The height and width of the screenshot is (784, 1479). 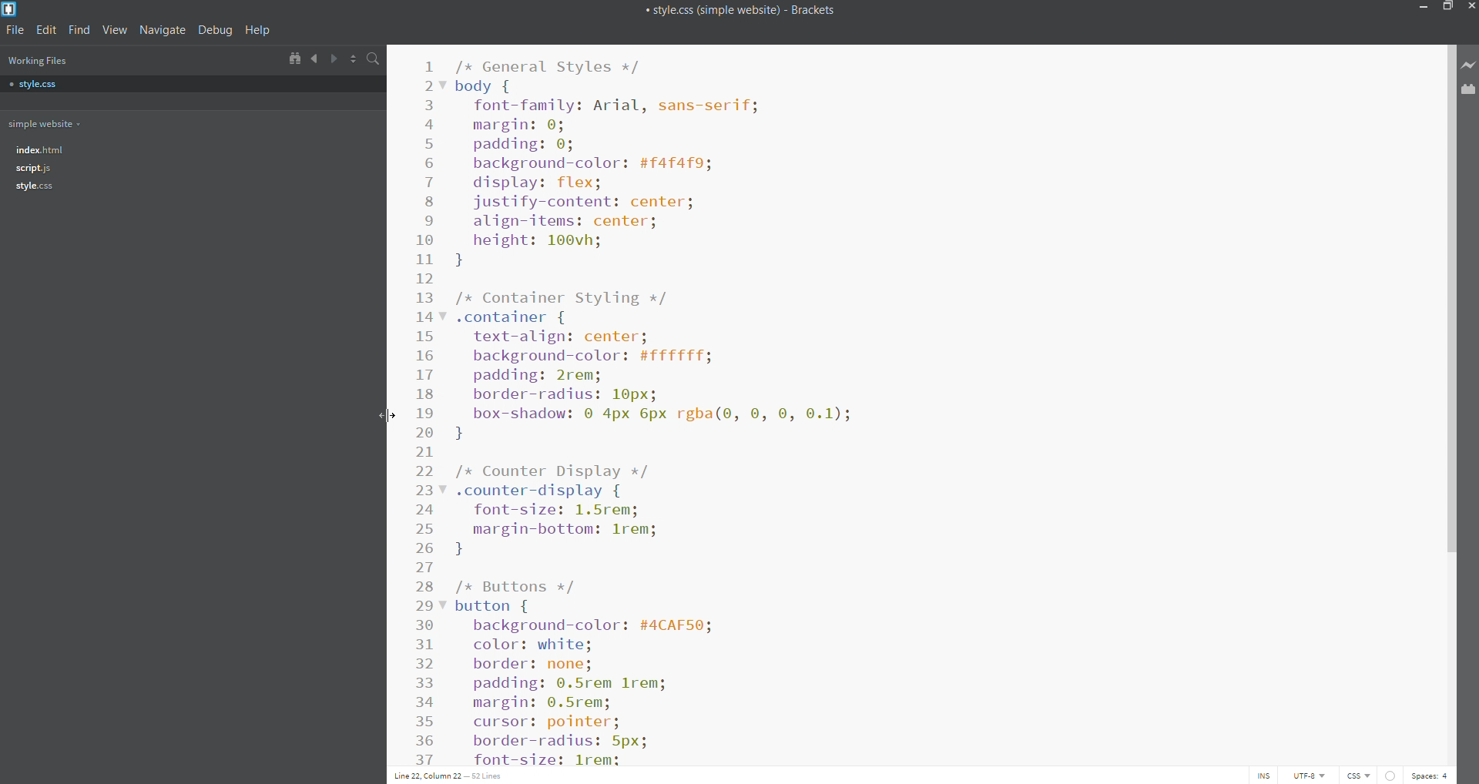 What do you see at coordinates (355, 59) in the screenshot?
I see `split horizontally/vertically` at bounding box center [355, 59].